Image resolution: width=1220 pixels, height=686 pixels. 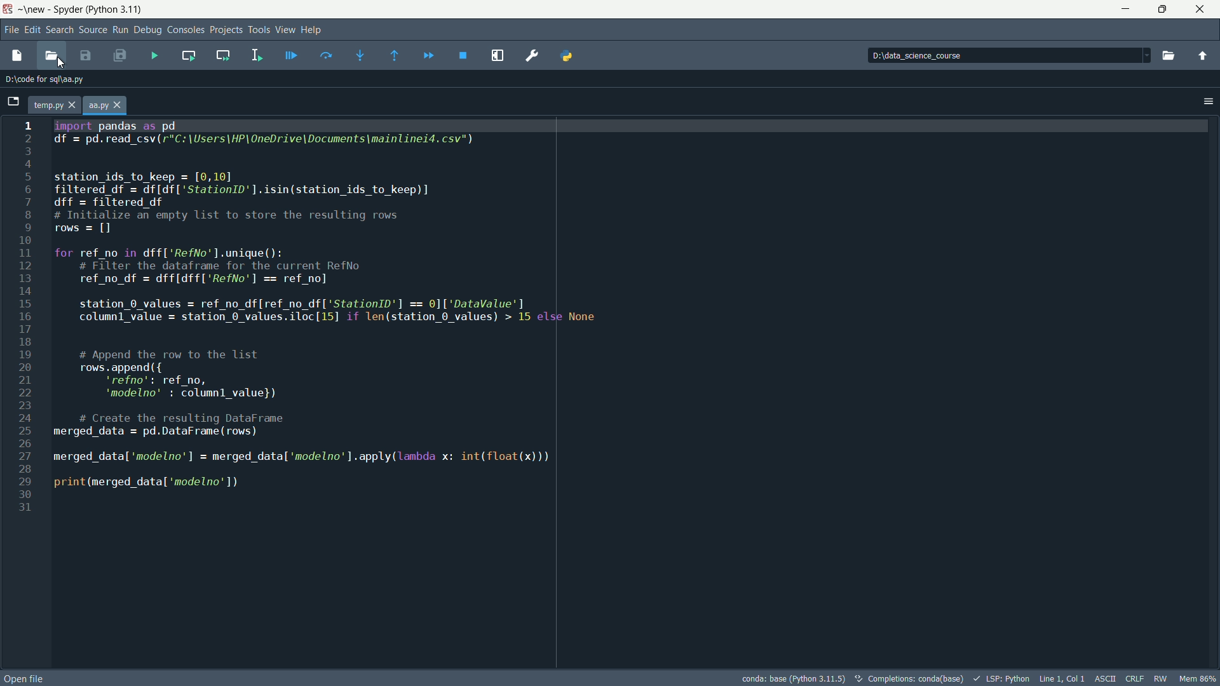 What do you see at coordinates (121, 30) in the screenshot?
I see `Run menu` at bounding box center [121, 30].